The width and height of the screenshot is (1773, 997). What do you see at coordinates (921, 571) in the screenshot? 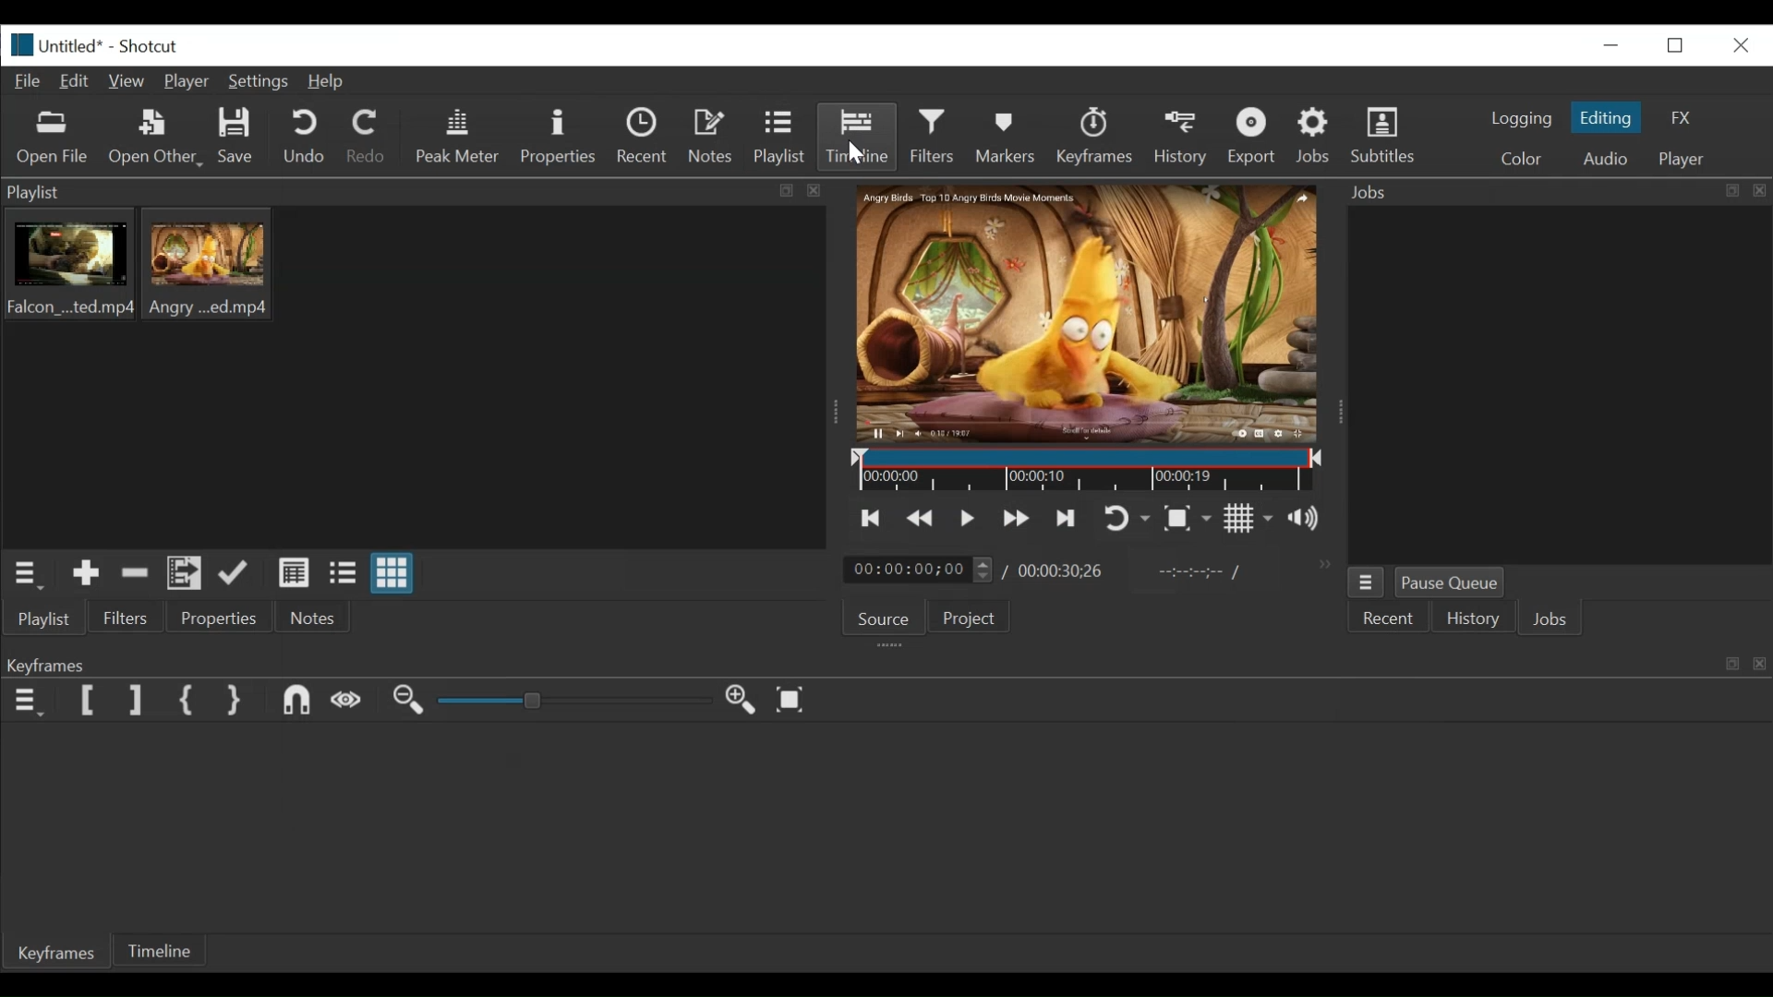
I see `current duration` at bounding box center [921, 571].